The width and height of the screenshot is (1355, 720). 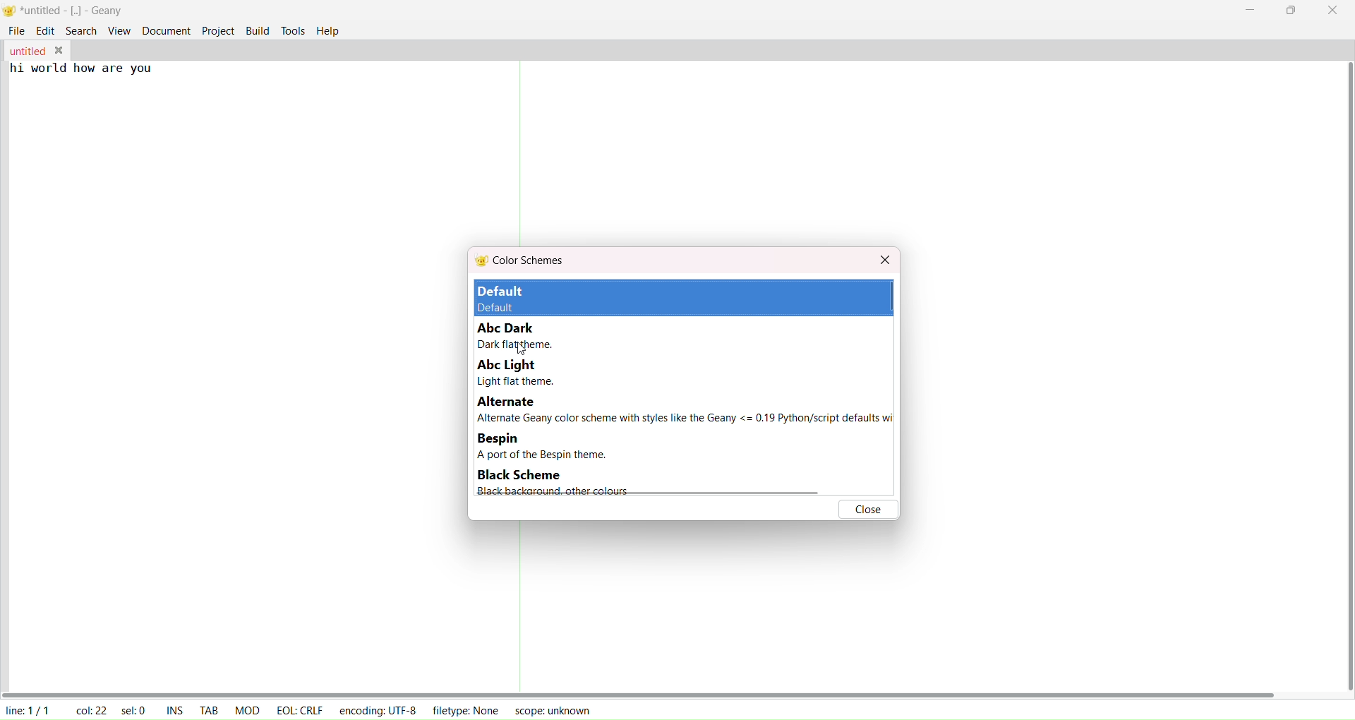 What do you see at coordinates (514, 345) in the screenshot?
I see `dark flat theme` at bounding box center [514, 345].